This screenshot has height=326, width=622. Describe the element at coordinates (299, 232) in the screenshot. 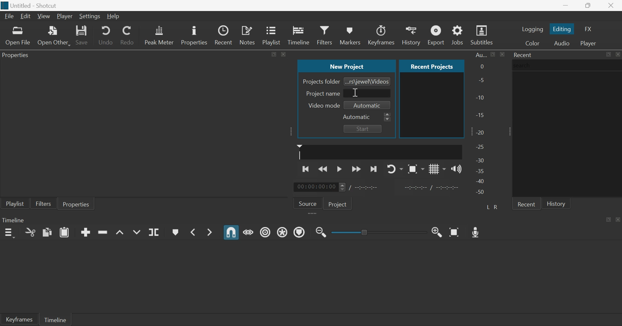

I see `Ripple markers` at that location.